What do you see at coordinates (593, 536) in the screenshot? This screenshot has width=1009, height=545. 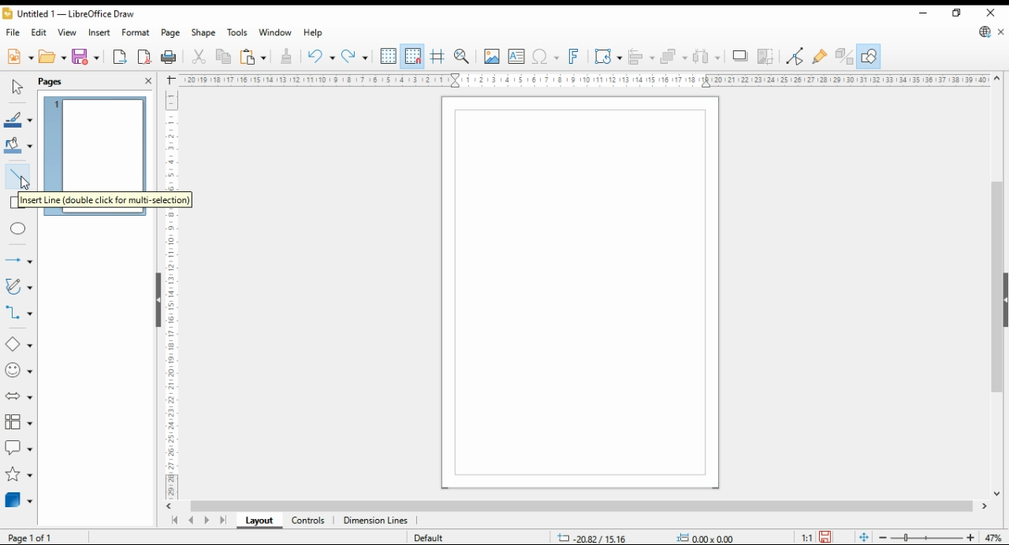 I see `screen size` at bounding box center [593, 536].